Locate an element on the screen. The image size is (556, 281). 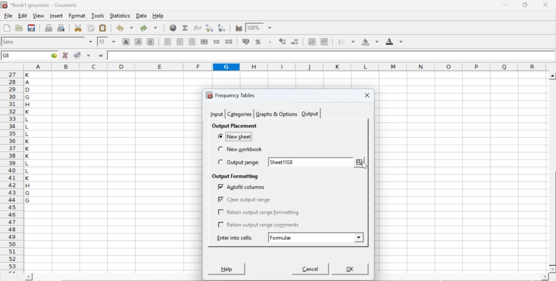
column names is located at coordinates (284, 66).